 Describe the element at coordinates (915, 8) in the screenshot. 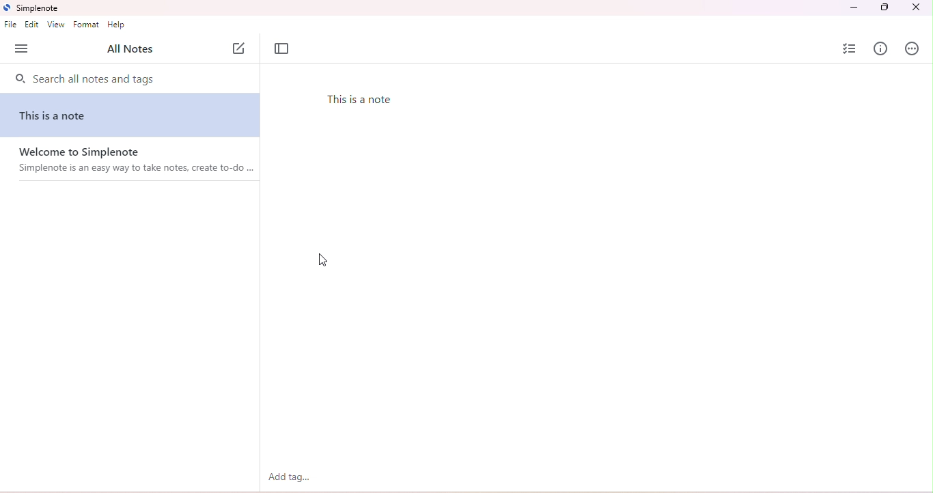

I see `close` at that location.